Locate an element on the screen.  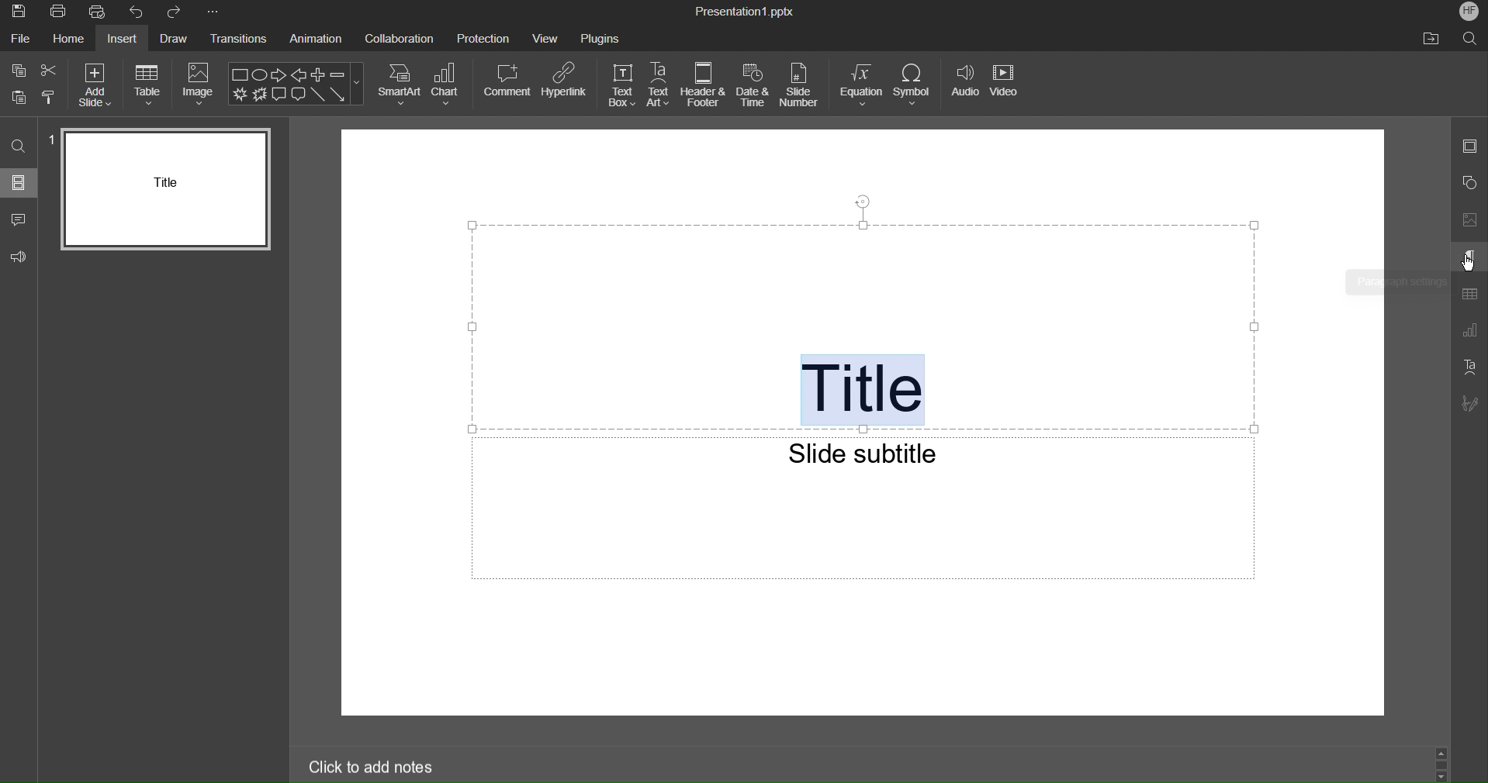
Table is located at coordinates (1469, 295).